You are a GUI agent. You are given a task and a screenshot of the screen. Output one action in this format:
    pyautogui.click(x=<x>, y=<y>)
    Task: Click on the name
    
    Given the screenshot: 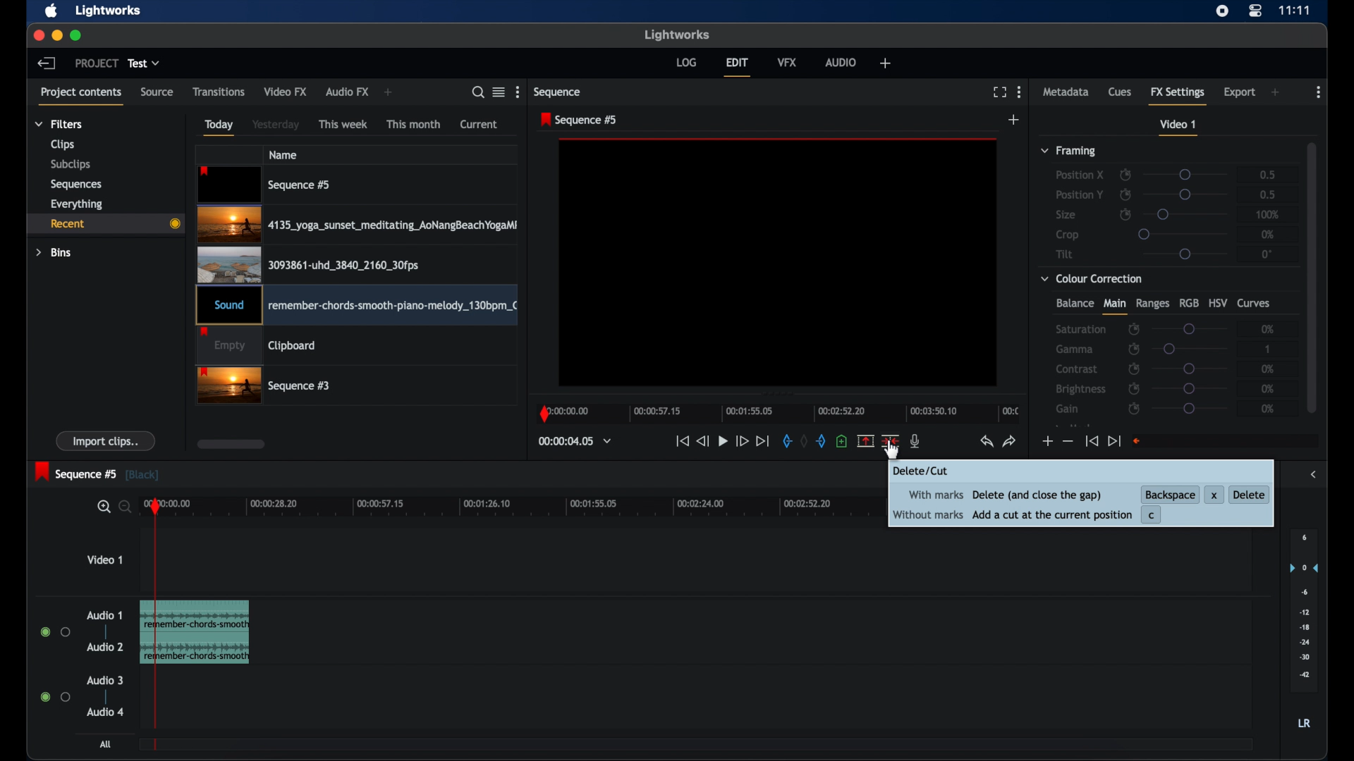 What is the action you would take?
    pyautogui.click(x=283, y=154)
    